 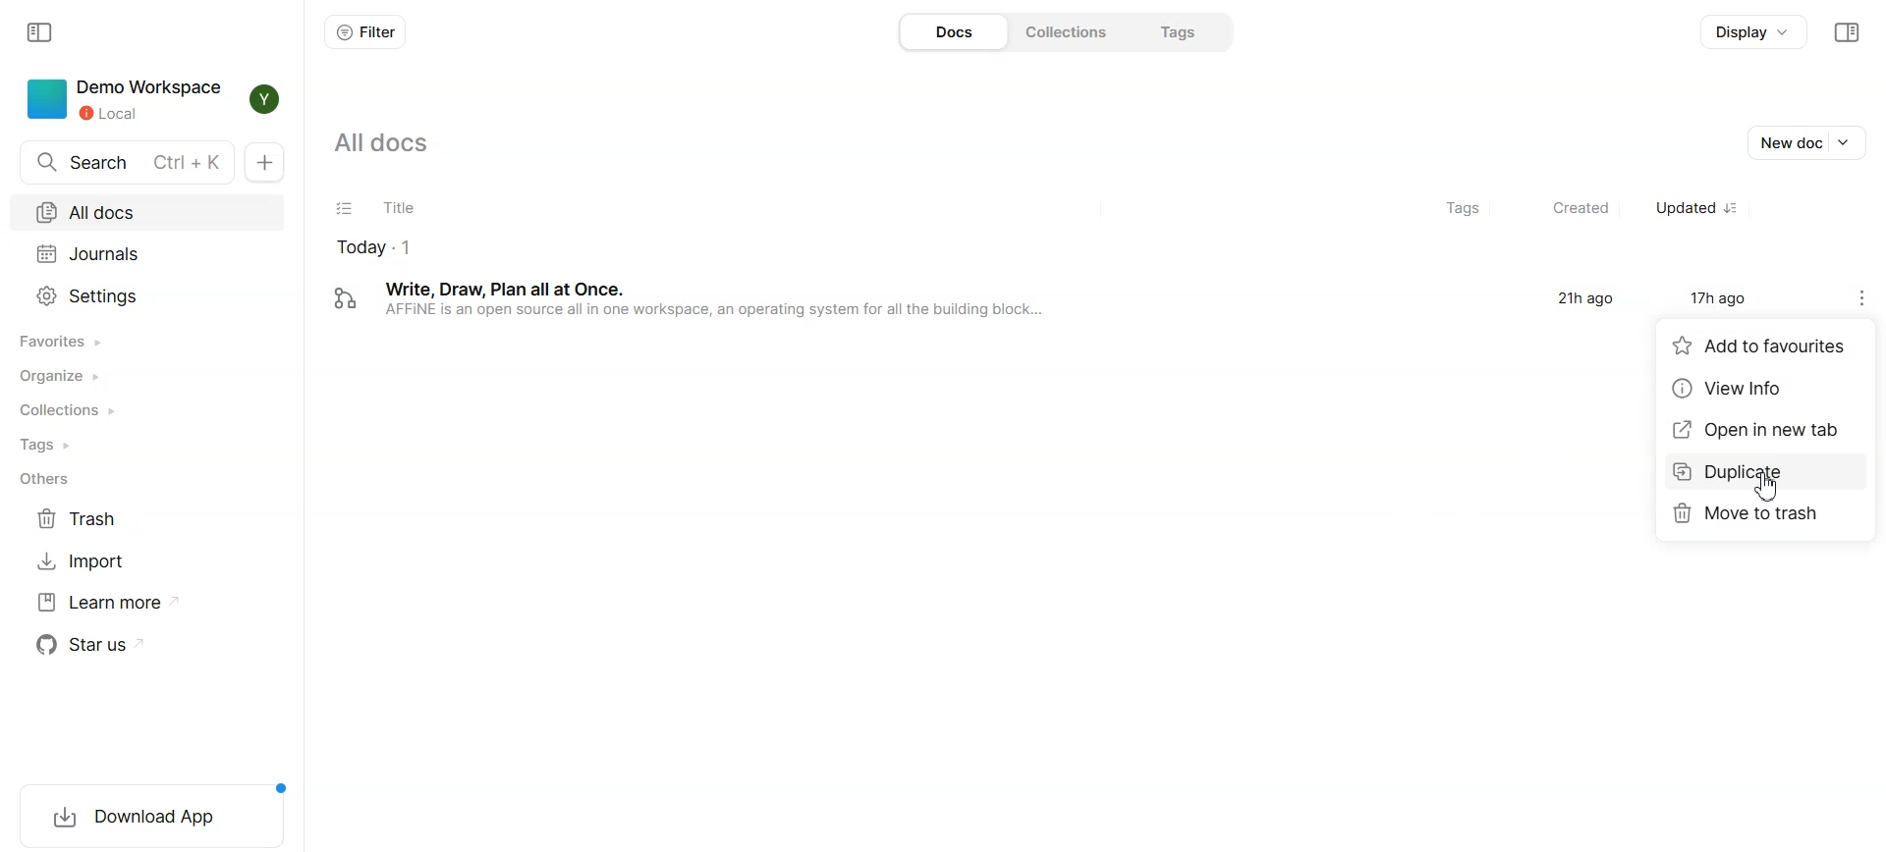 I want to click on Journals, so click(x=147, y=253).